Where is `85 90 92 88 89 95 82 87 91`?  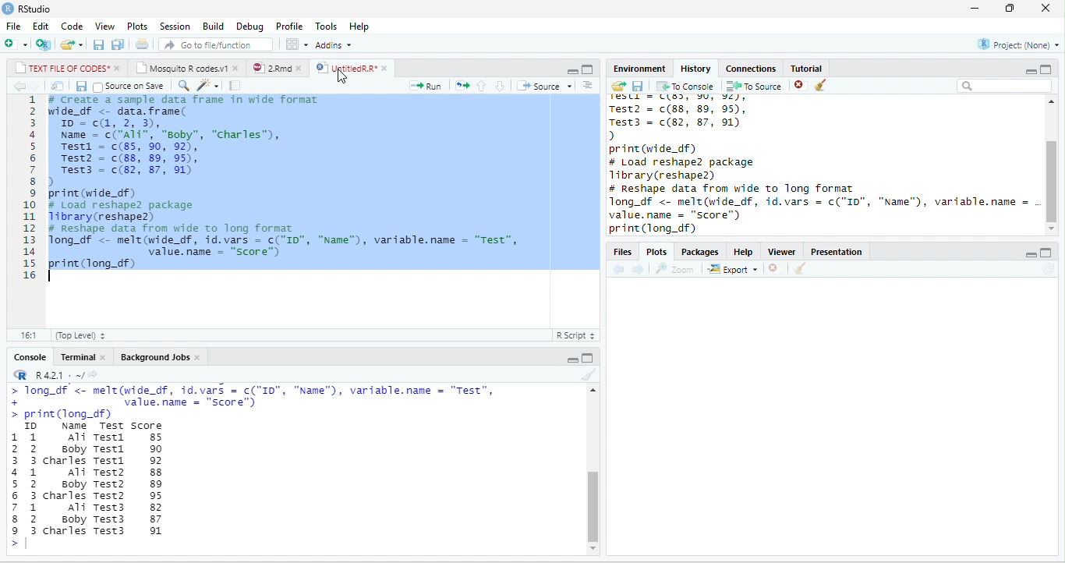 85 90 92 88 89 95 82 87 91 is located at coordinates (157, 484).